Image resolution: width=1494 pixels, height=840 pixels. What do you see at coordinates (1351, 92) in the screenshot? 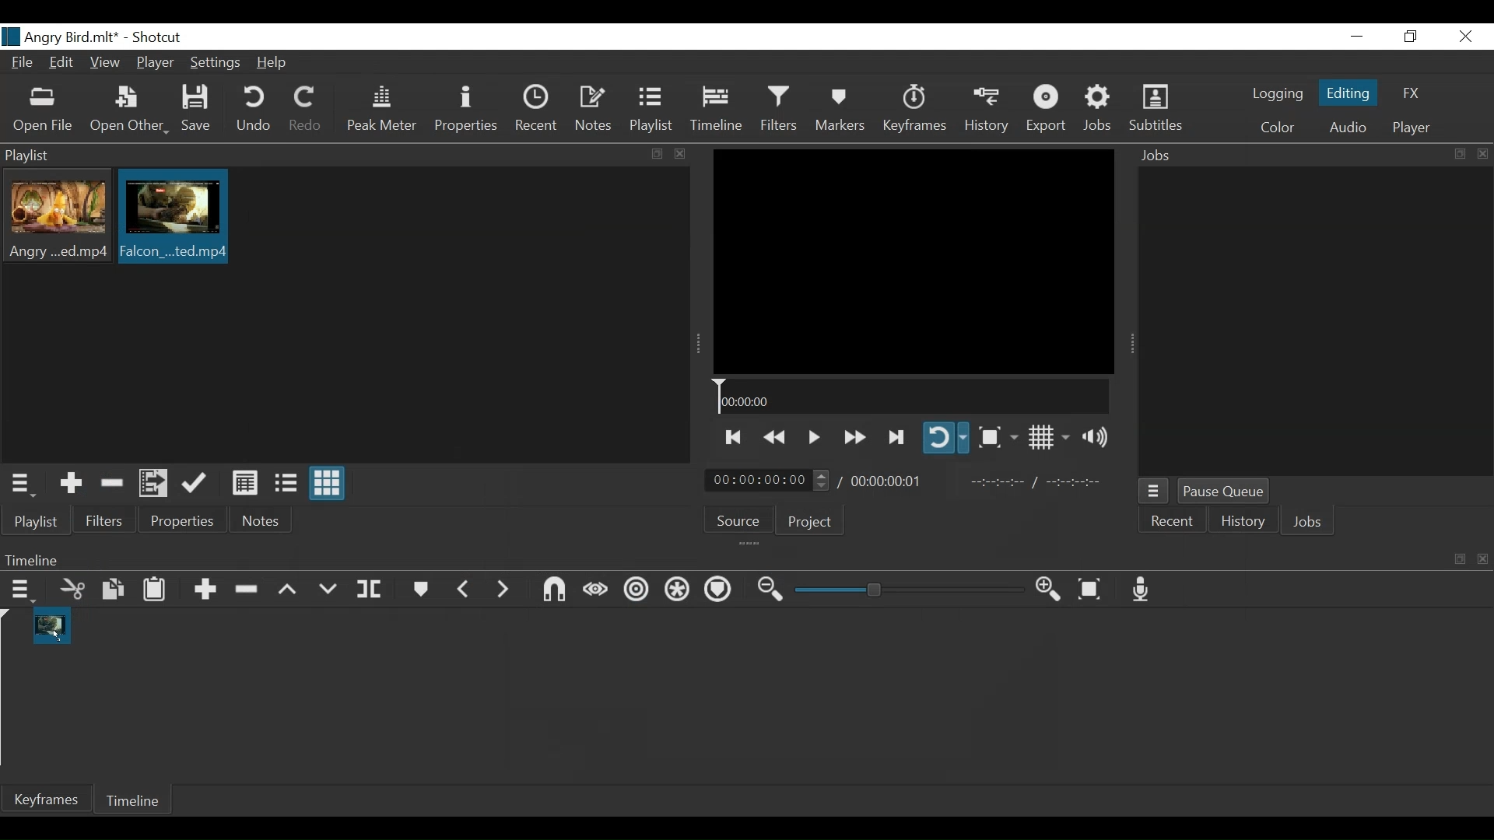
I see `Editing` at bounding box center [1351, 92].